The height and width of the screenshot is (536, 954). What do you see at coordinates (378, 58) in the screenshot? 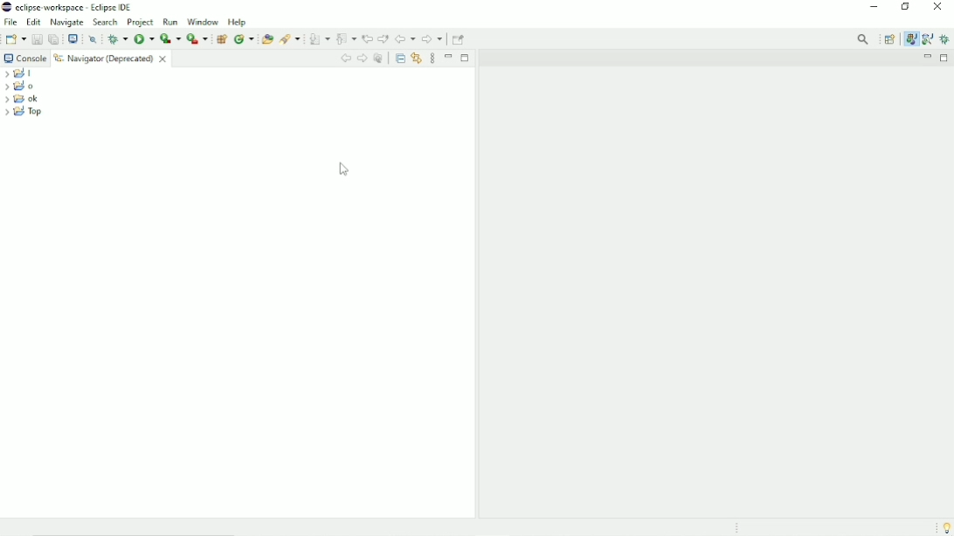
I see `Up` at bounding box center [378, 58].